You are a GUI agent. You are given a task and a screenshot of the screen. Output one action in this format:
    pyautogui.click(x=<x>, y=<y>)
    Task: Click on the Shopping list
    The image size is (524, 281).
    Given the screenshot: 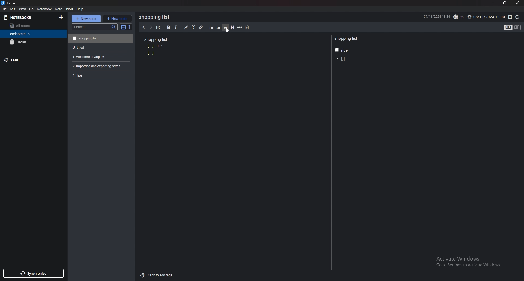 What is the action you would take?
    pyautogui.click(x=347, y=39)
    